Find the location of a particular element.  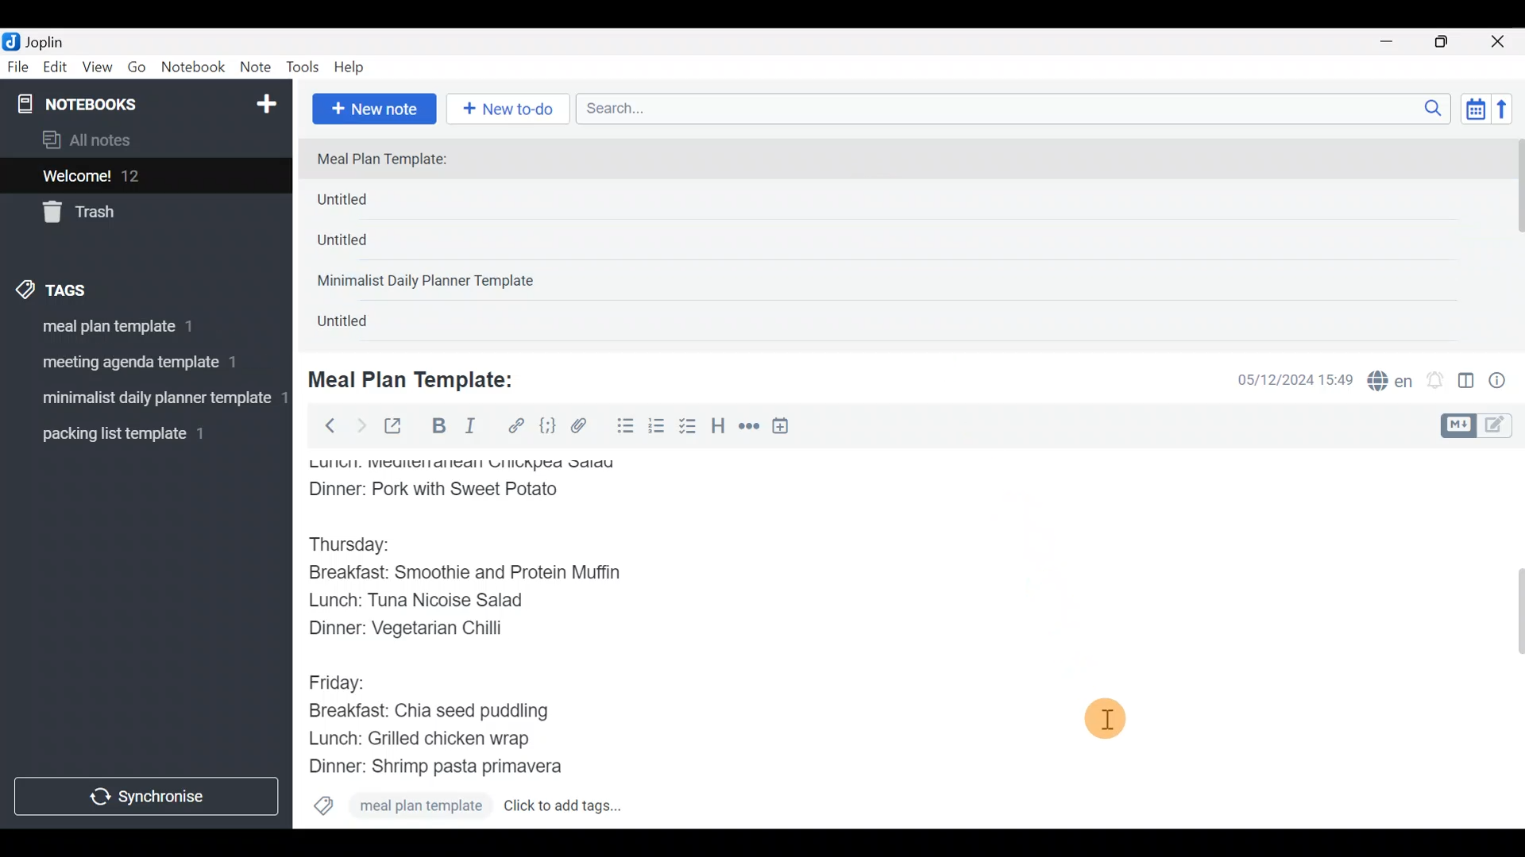

Maximize is located at coordinates (1451, 42).